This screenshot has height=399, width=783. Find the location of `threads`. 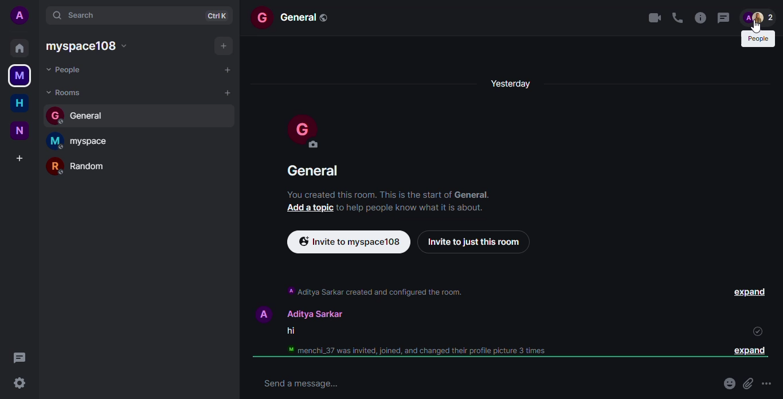

threads is located at coordinates (19, 358).